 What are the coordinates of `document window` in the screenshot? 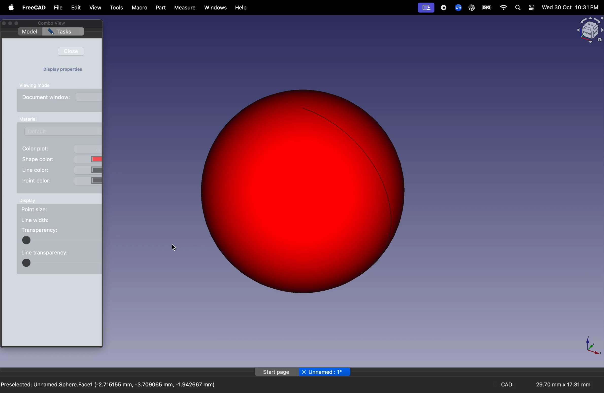 It's located at (47, 98).